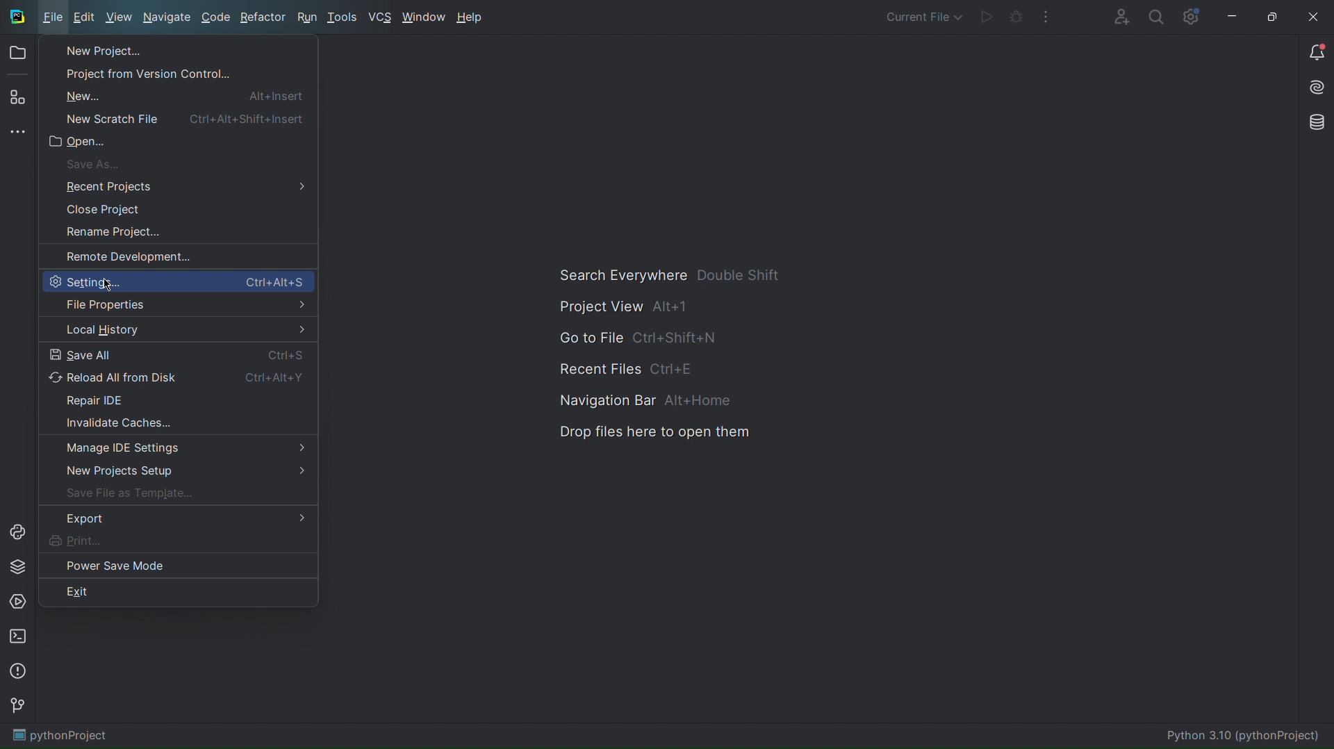  I want to click on Project View, so click(632, 311).